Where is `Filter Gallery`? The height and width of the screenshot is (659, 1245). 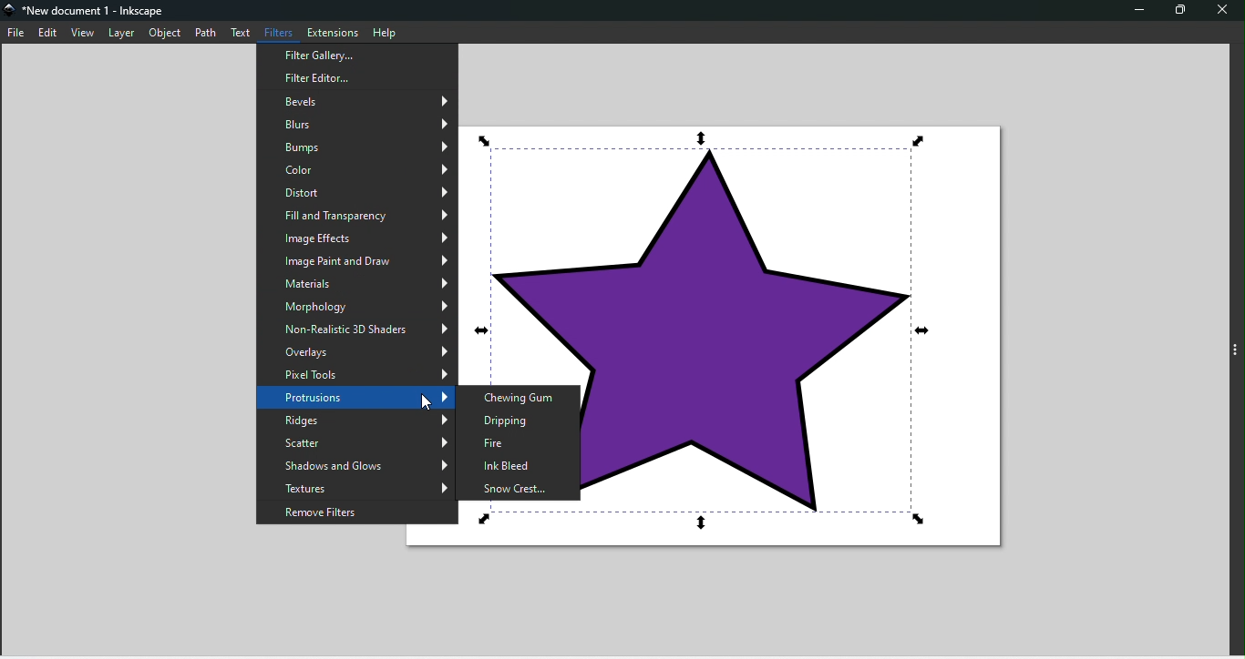 Filter Gallery is located at coordinates (357, 54).